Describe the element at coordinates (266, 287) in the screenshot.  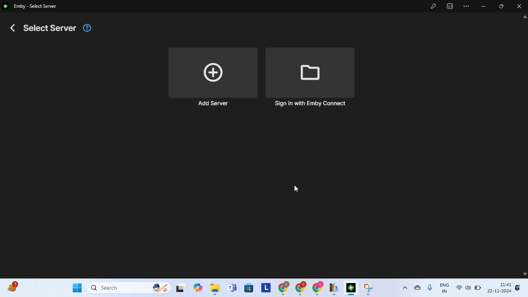
I see `L` at that location.